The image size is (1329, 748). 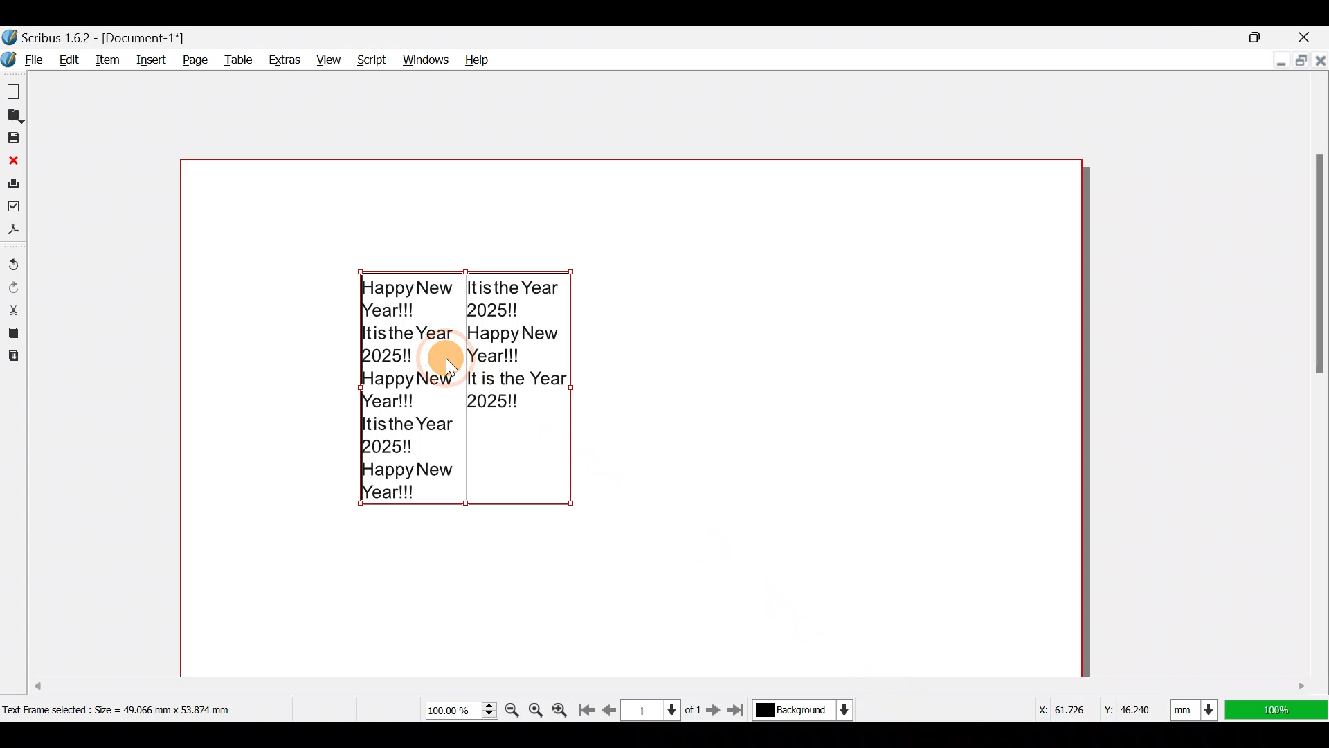 What do you see at coordinates (1267, 36) in the screenshot?
I see `Maximize` at bounding box center [1267, 36].